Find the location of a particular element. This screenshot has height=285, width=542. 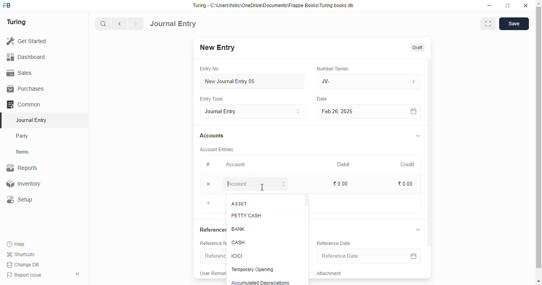

calendar icon is located at coordinates (413, 111).